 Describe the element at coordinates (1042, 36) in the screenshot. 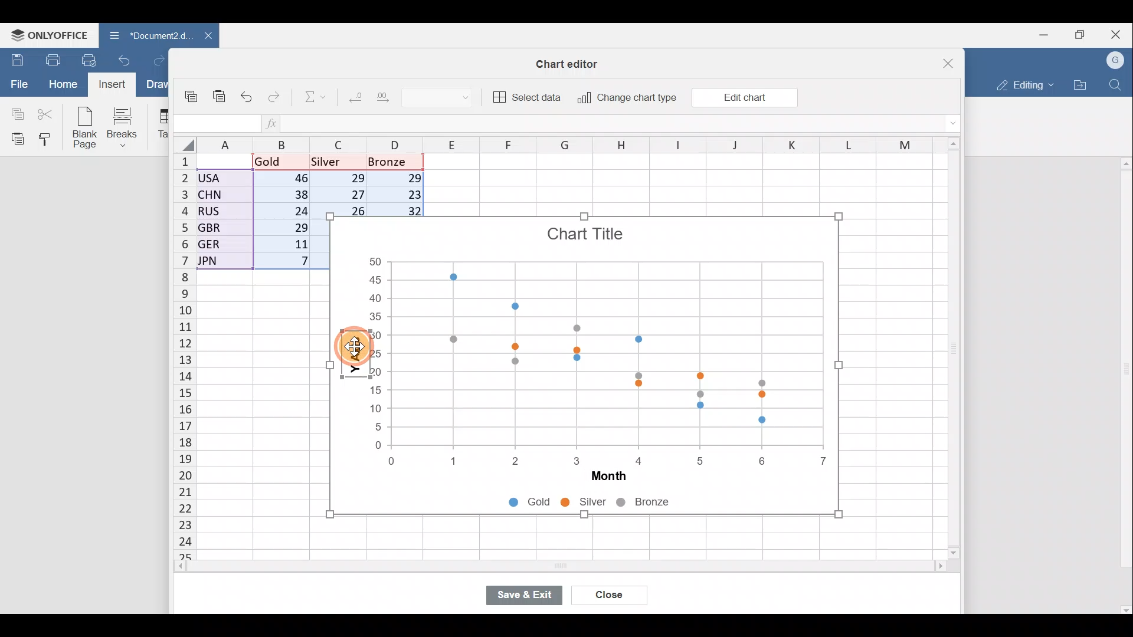

I see `Minimize` at that location.